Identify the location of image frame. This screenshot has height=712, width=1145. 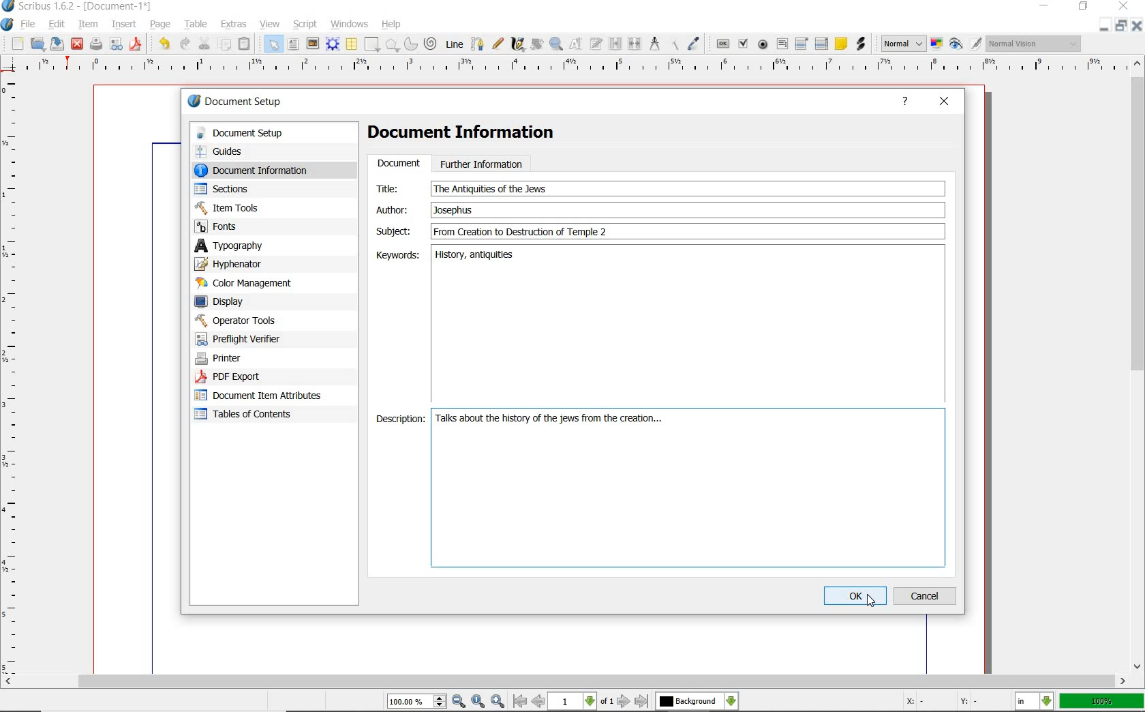
(313, 43).